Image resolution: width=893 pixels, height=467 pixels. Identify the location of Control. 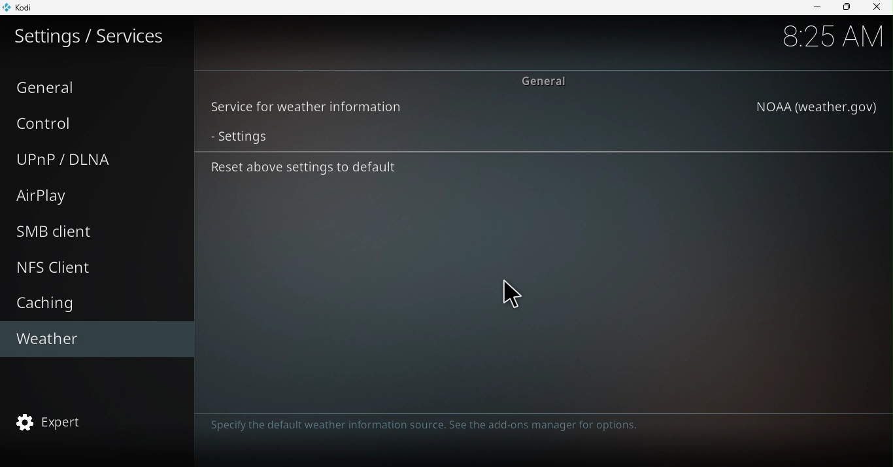
(95, 124).